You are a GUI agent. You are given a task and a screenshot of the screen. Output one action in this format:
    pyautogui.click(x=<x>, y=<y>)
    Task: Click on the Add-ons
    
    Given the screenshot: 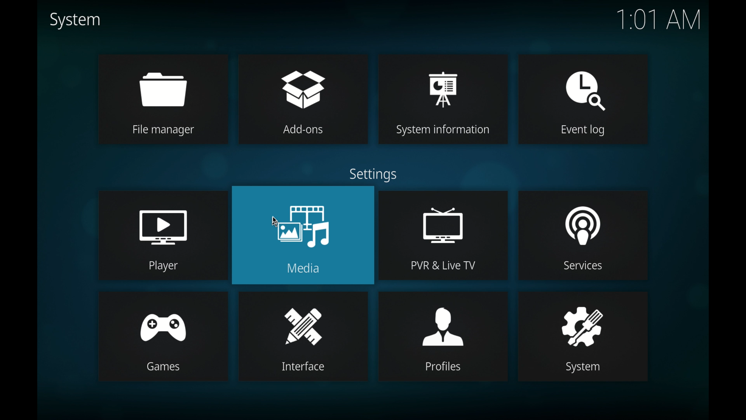 What is the action you would take?
    pyautogui.click(x=304, y=129)
    